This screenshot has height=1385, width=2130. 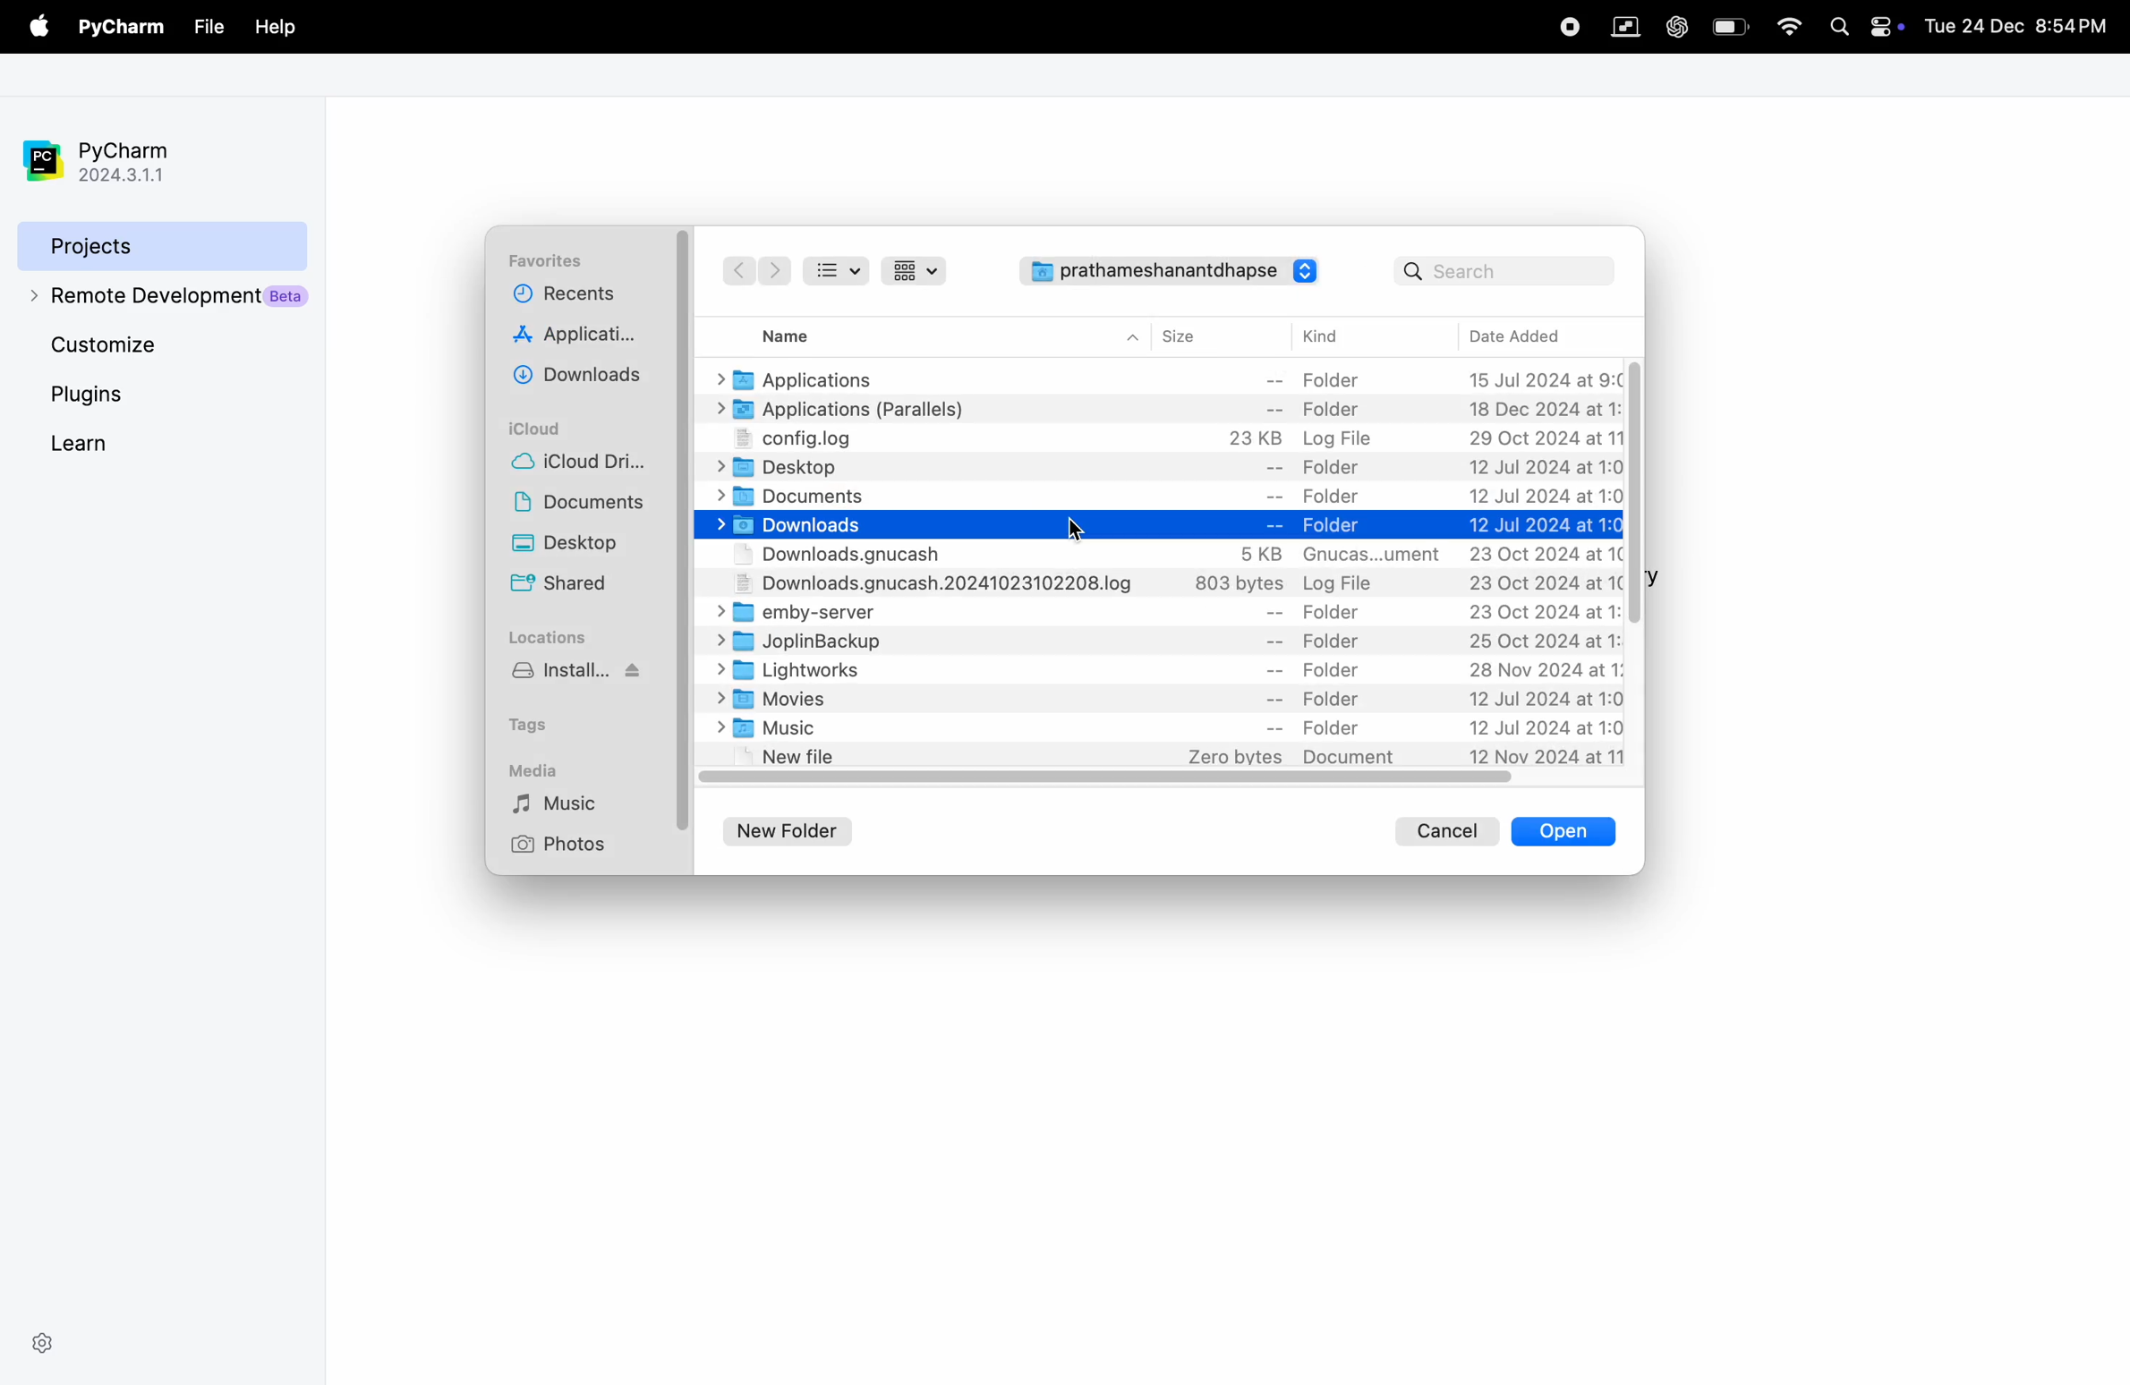 I want to click on install, so click(x=584, y=679).